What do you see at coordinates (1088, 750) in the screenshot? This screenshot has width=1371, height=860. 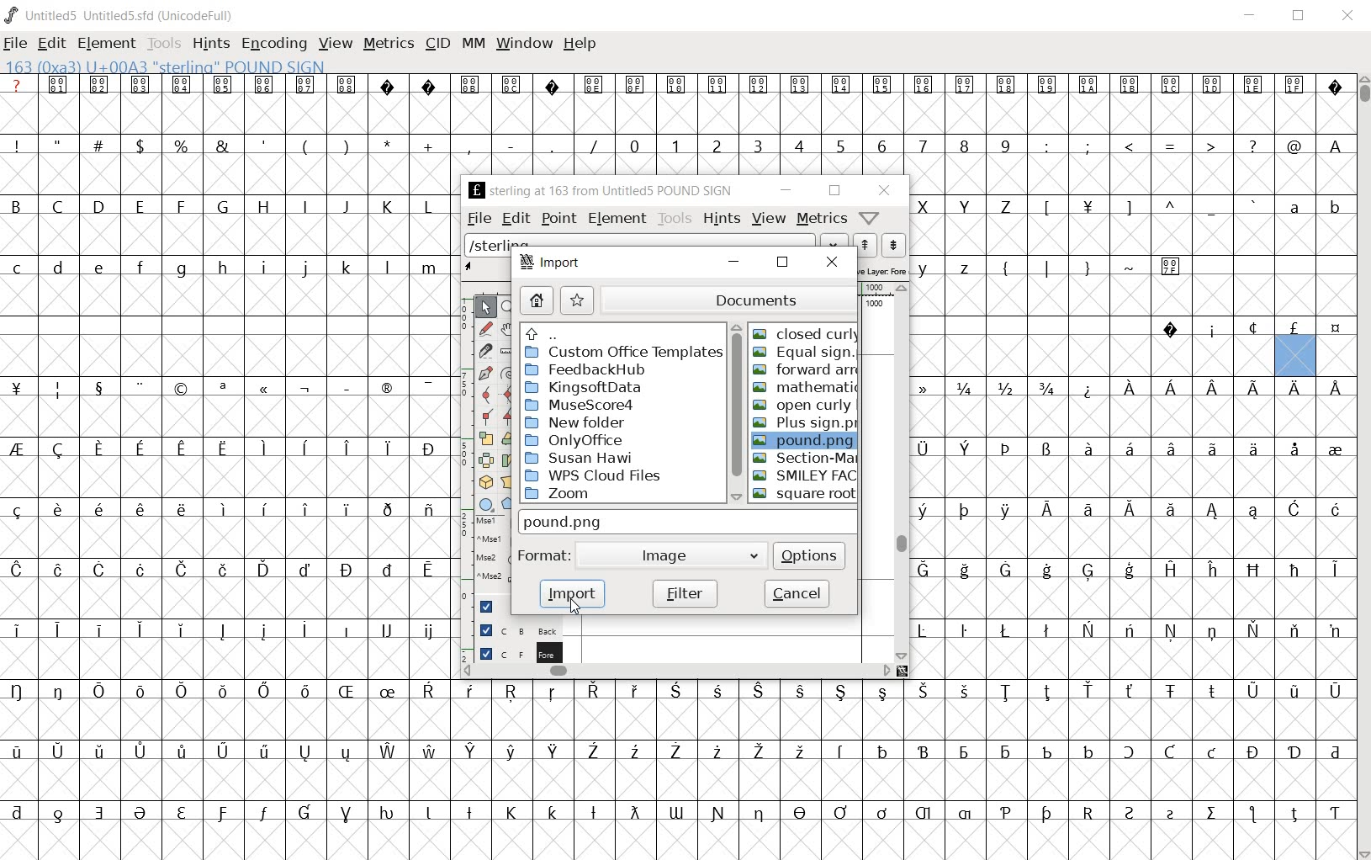 I see `Symbol` at bounding box center [1088, 750].